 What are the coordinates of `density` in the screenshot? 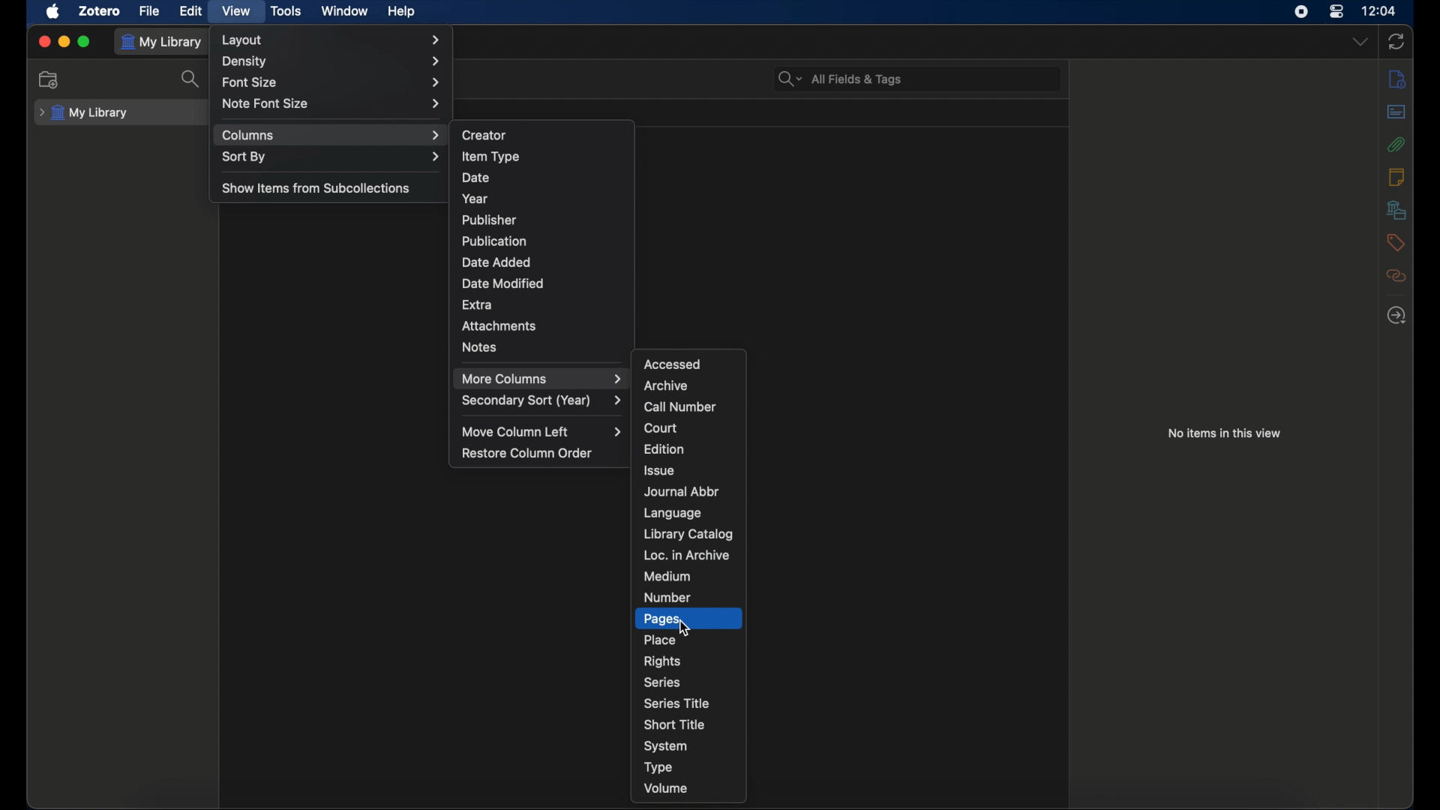 It's located at (332, 62).